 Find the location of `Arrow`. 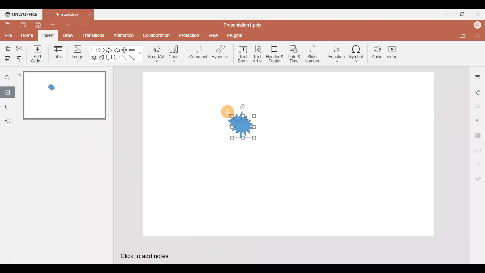

Arrow is located at coordinates (134, 58).